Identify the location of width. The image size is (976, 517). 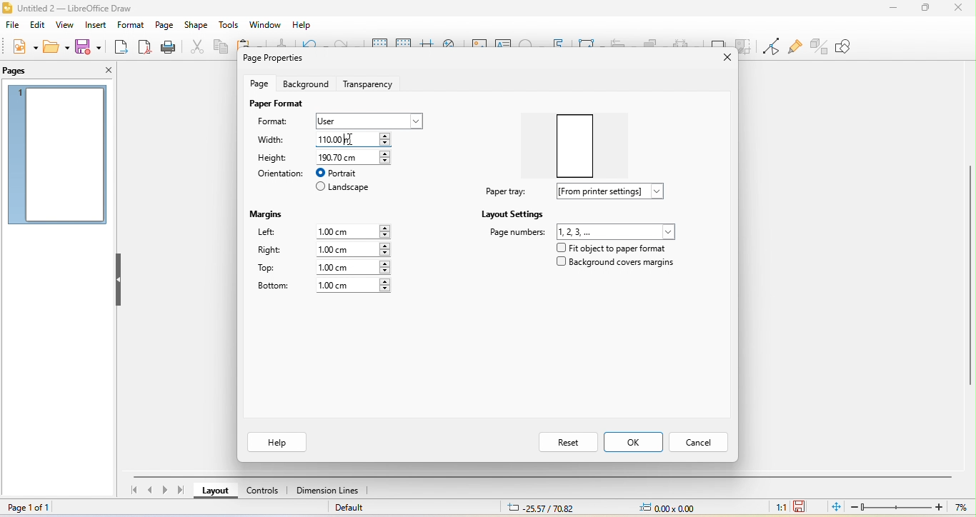
(276, 141).